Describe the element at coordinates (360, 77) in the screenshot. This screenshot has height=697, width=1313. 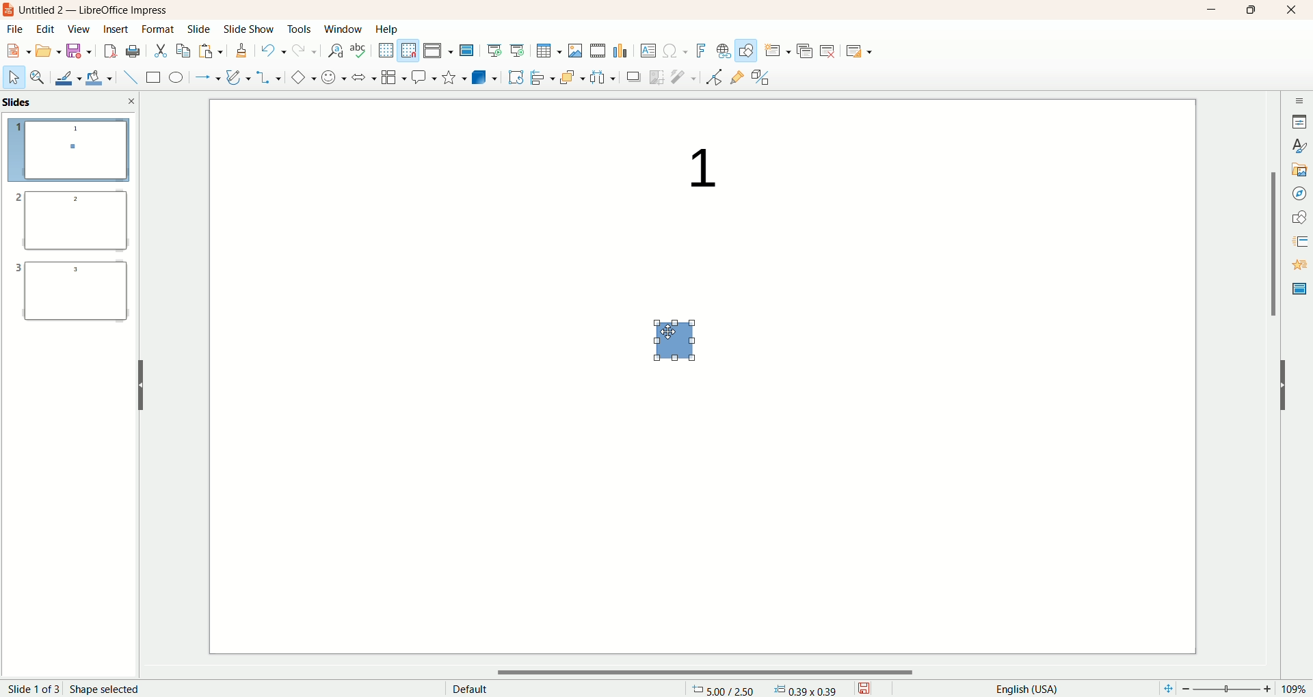
I see `block arrow` at that location.